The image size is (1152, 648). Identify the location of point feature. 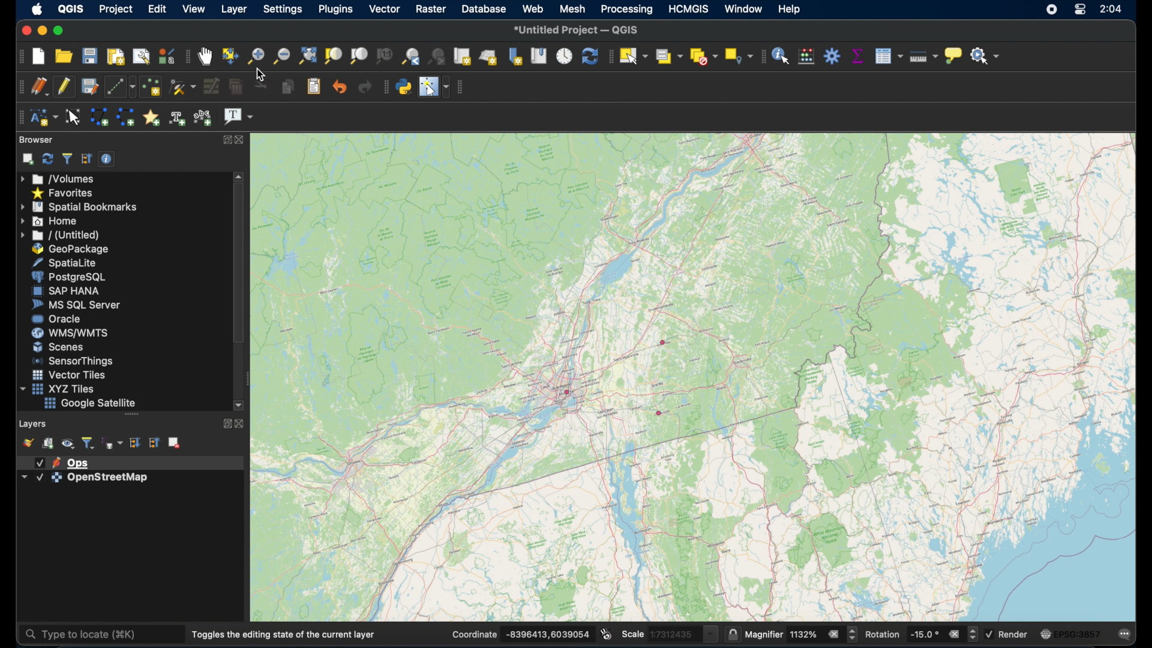
(567, 391).